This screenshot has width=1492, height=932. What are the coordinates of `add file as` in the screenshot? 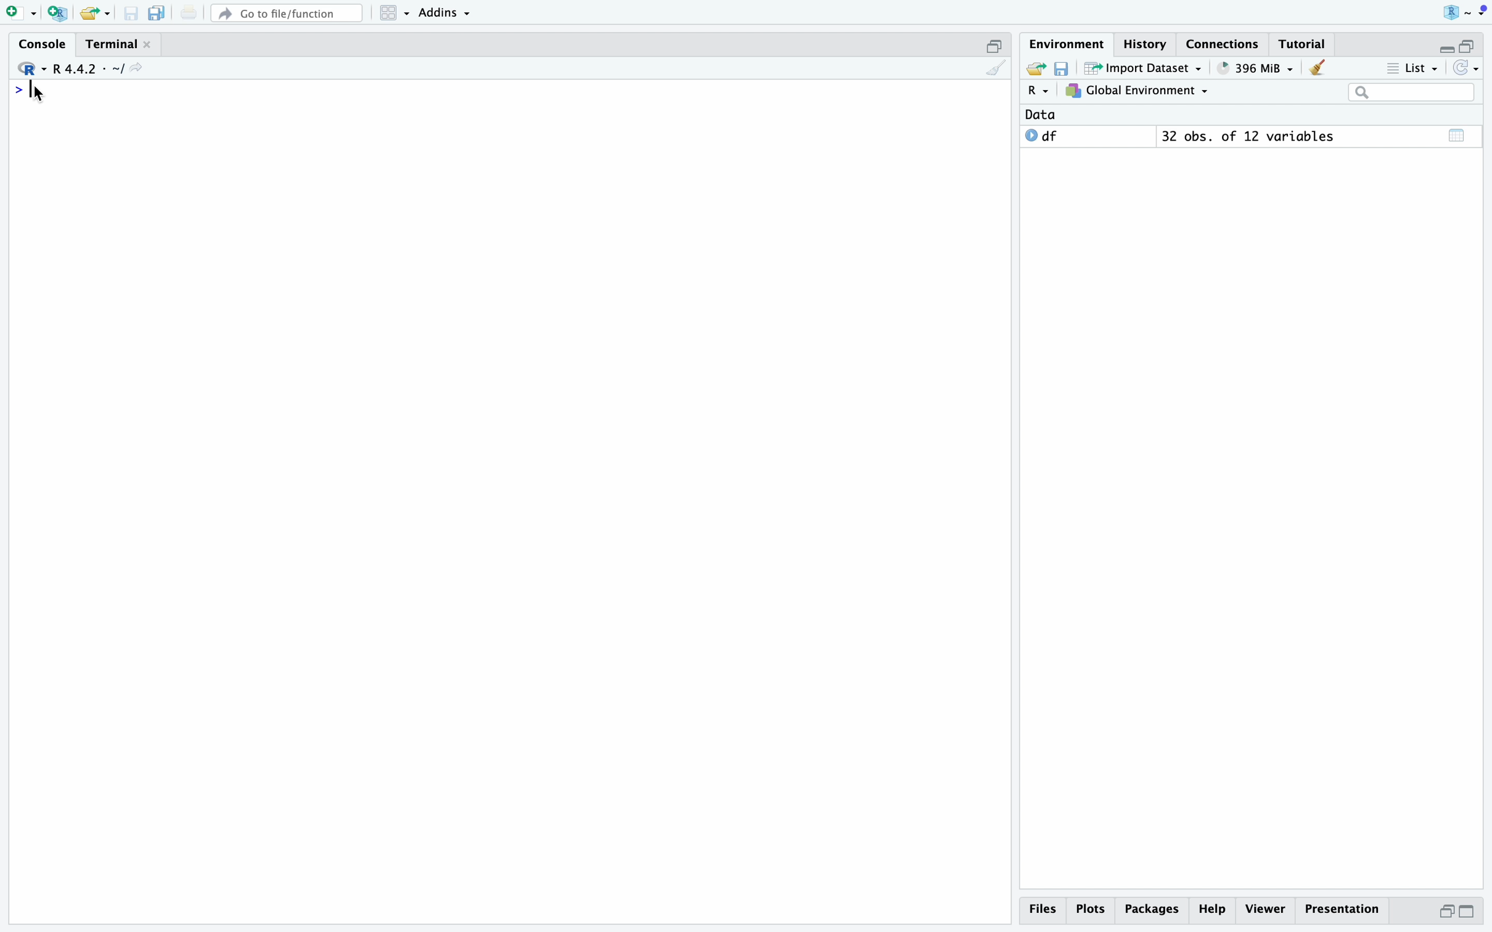 It's located at (23, 14).